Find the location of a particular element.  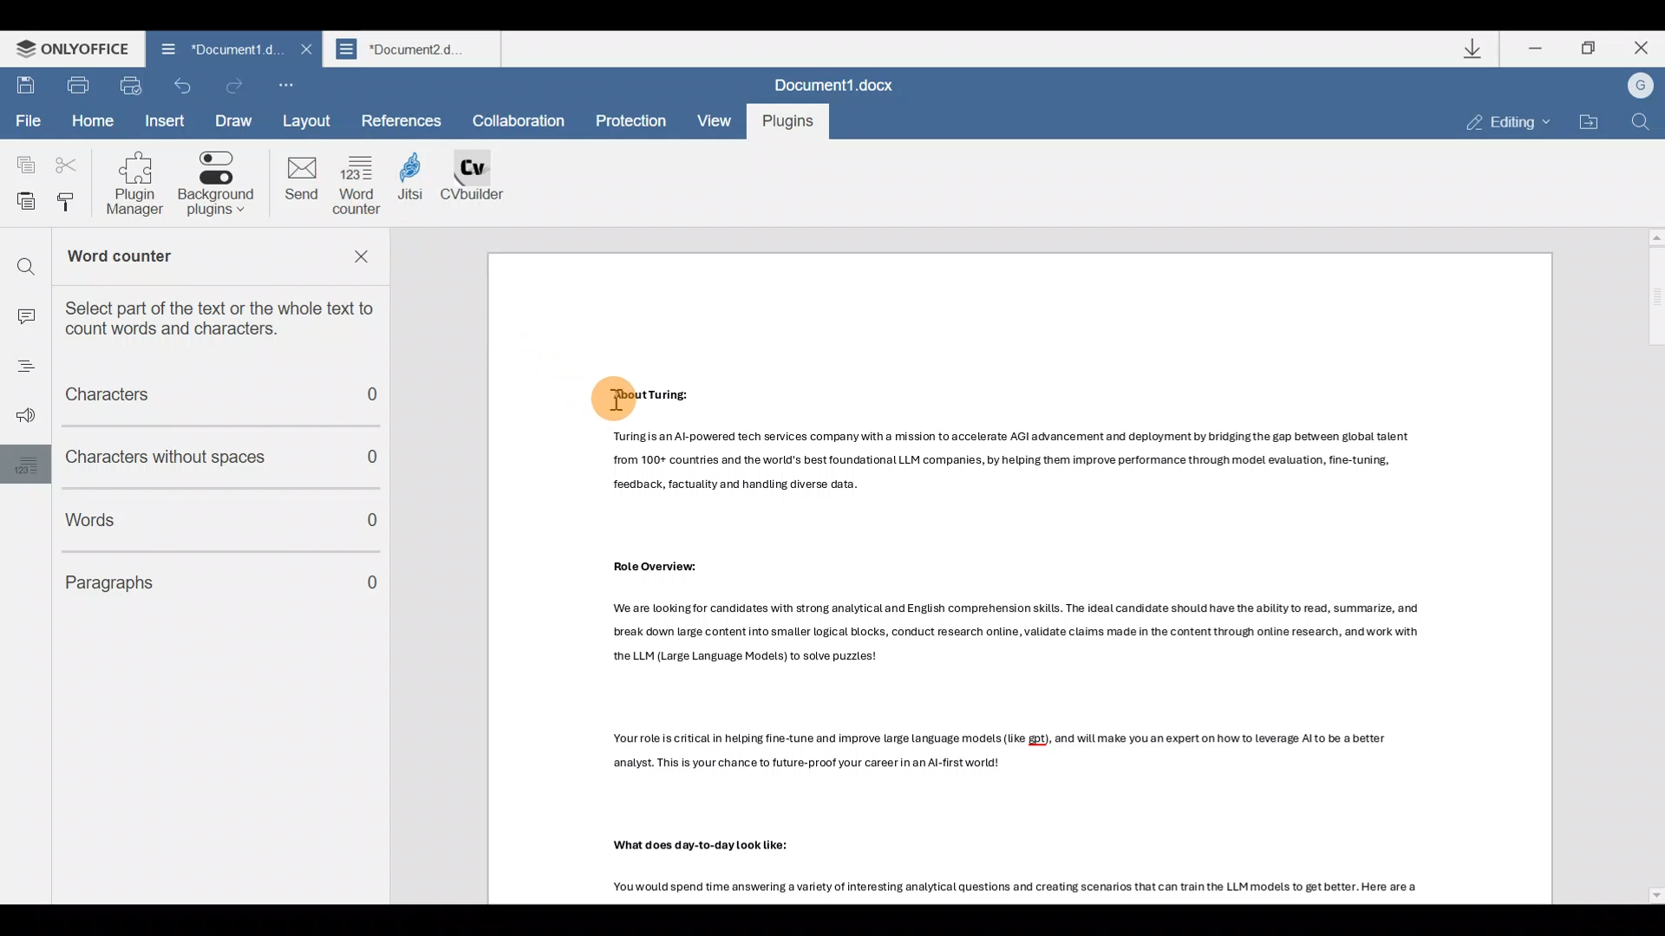

Quick print is located at coordinates (130, 85).